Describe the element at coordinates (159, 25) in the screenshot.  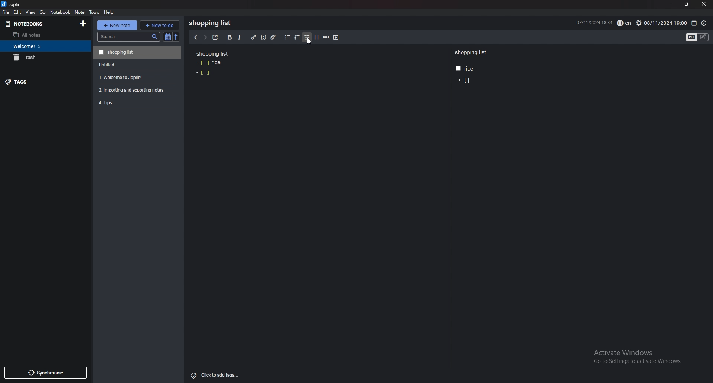
I see `new todo` at that location.